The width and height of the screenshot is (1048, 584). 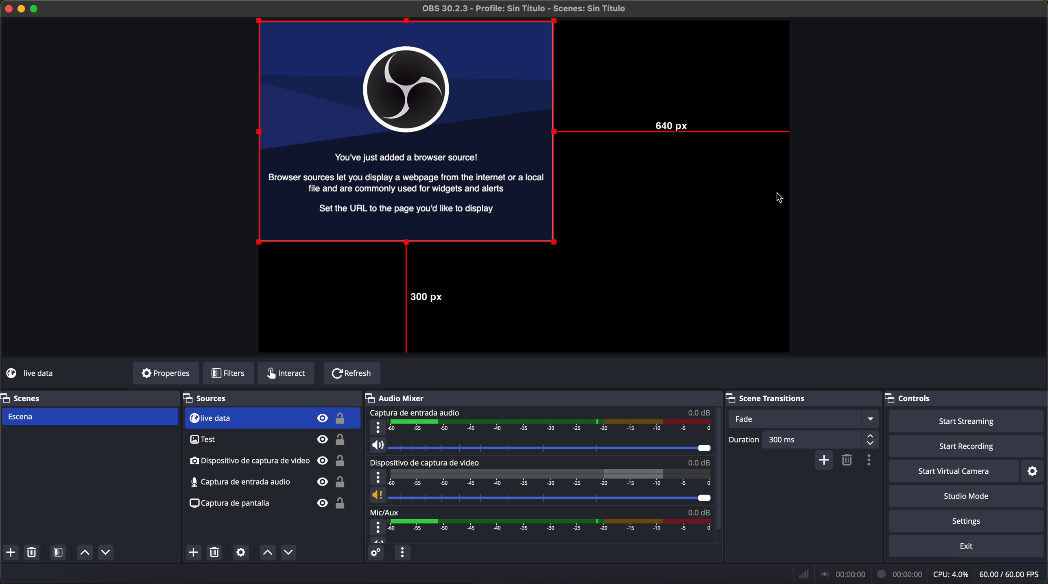 What do you see at coordinates (37, 375) in the screenshot?
I see `live data` at bounding box center [37, 375].